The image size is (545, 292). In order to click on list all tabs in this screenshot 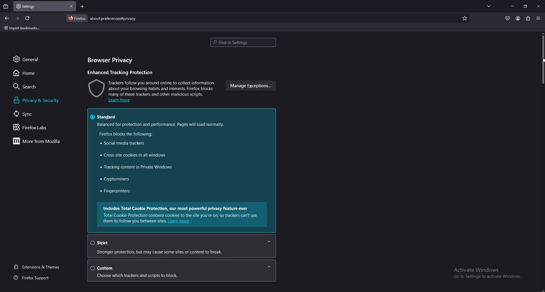, I will do `click(489, 6)`.